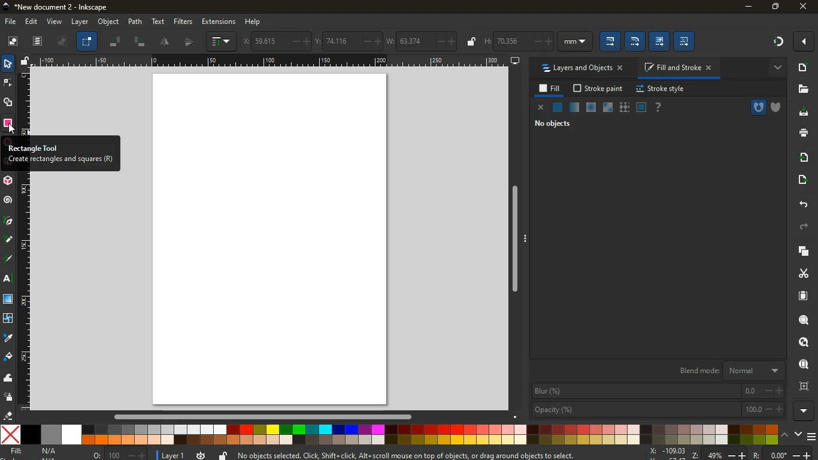  What do you see at coordinates (109, 22) in the screenshot?
I see `object` at bounding box center [109, 22].